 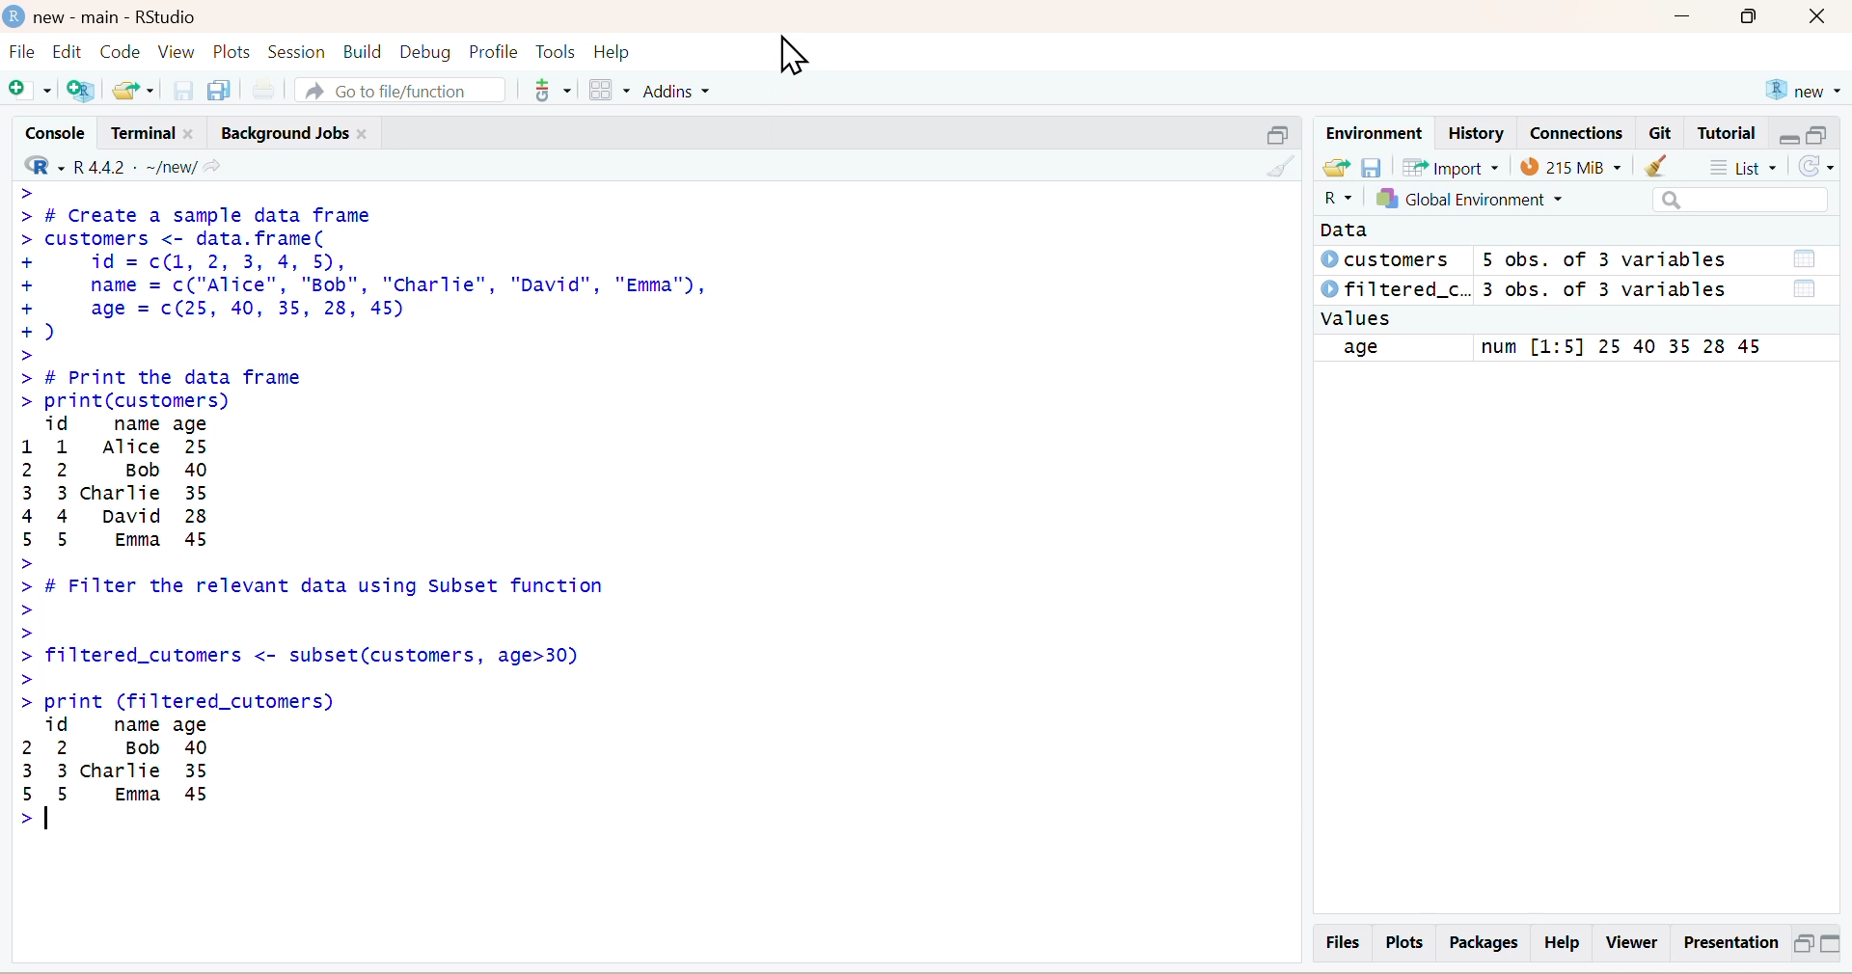 I want to click on Viewer, so click(x=1631, y=942).